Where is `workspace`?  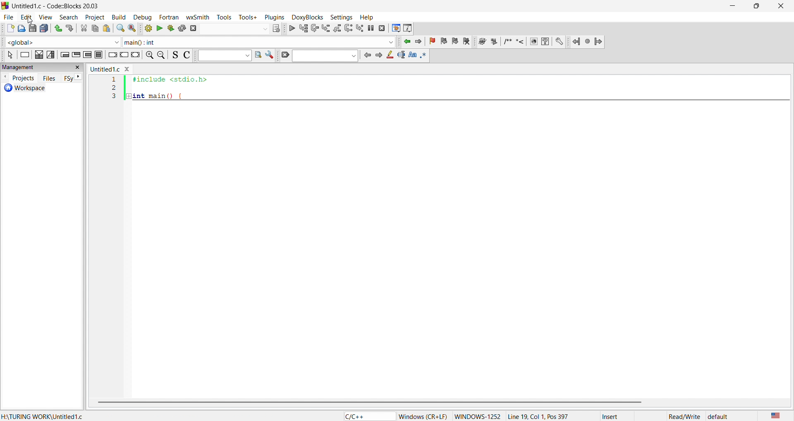
workspace is located at coordinates (36, 89).